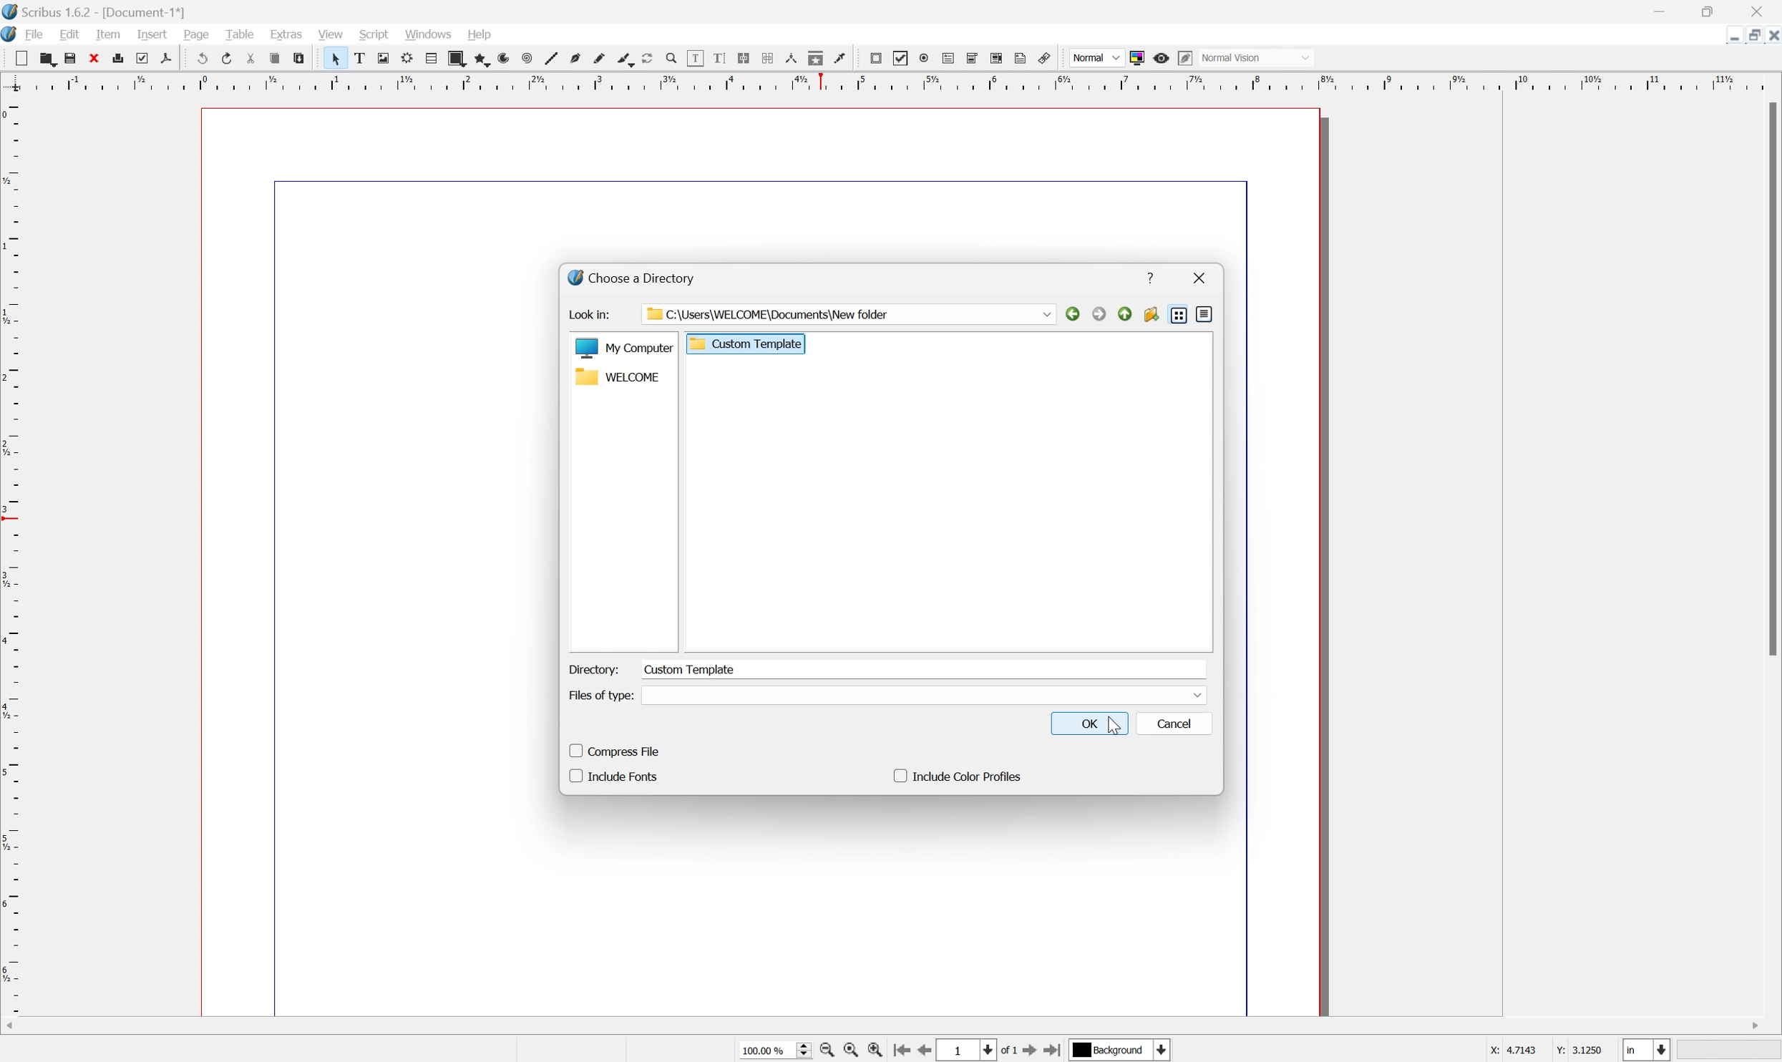 This screenshot has width=1782, height=1062. Describe the element at coordinates (1771, 378) in the screenshot. I see `Scroll Bar` at that location.